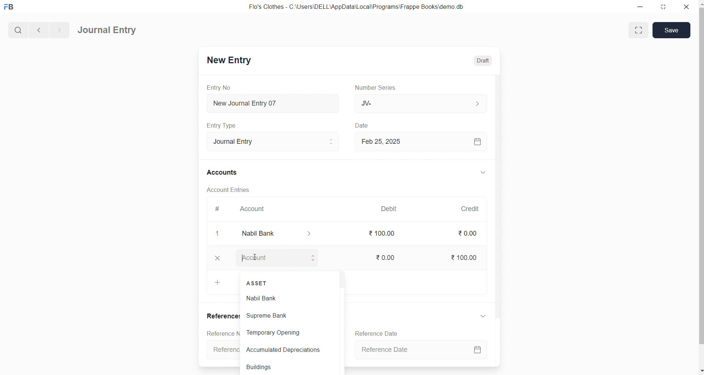 The image size is (704, 375). What do you see at coordinates (259, 283) in the screenshot?
I see `ASSET` at bounding box center [259, 283].